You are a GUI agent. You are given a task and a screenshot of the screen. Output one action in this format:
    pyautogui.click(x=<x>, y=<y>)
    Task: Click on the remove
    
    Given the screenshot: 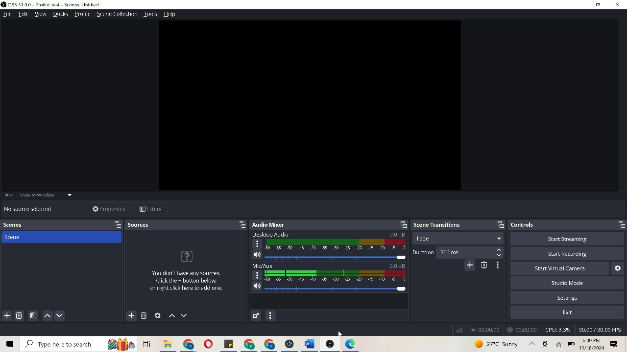 What is the action you would take?
    pyautogui.click(x=19, y=314)
    